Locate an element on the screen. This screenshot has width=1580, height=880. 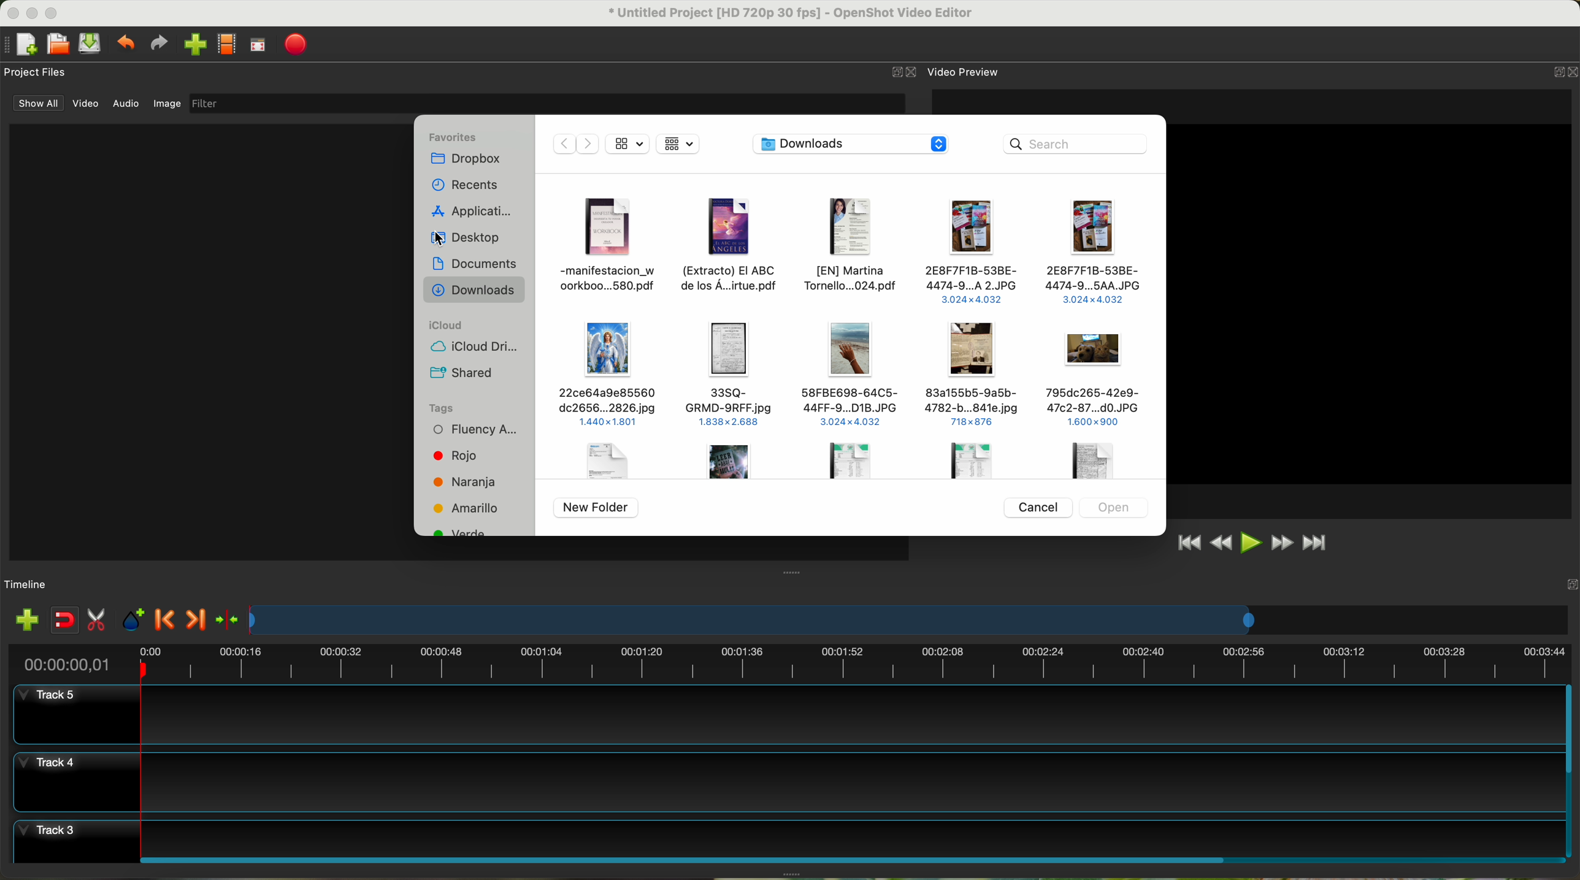
file is located at coordinates (604, 460).